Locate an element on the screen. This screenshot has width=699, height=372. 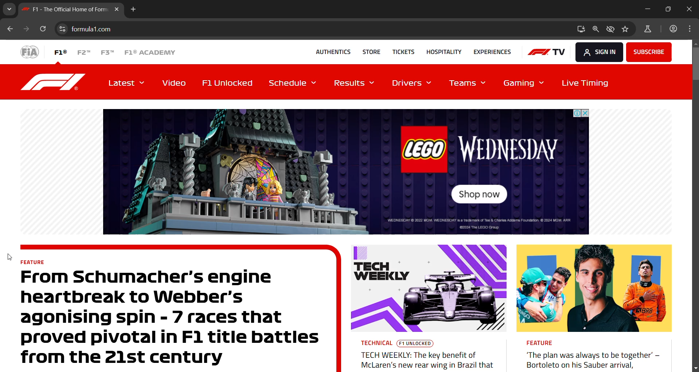
thrid party cookies limited is located at coordinates (611, 30).